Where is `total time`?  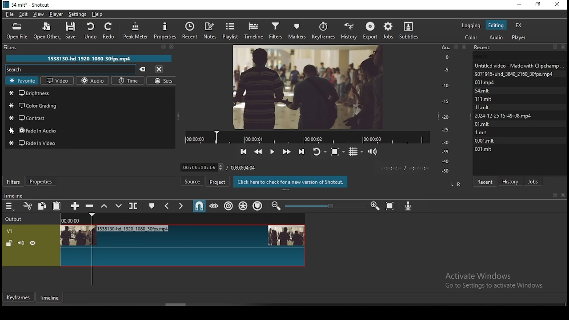
total time is located at coordinates (243, 167).